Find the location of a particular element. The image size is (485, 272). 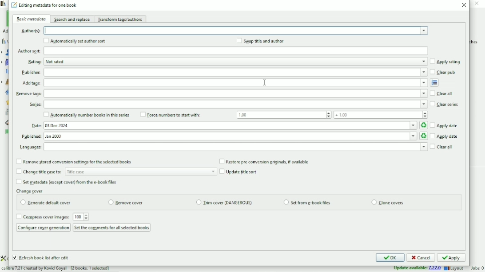

Refresh book list after edit is located at coordinates (41, 258).